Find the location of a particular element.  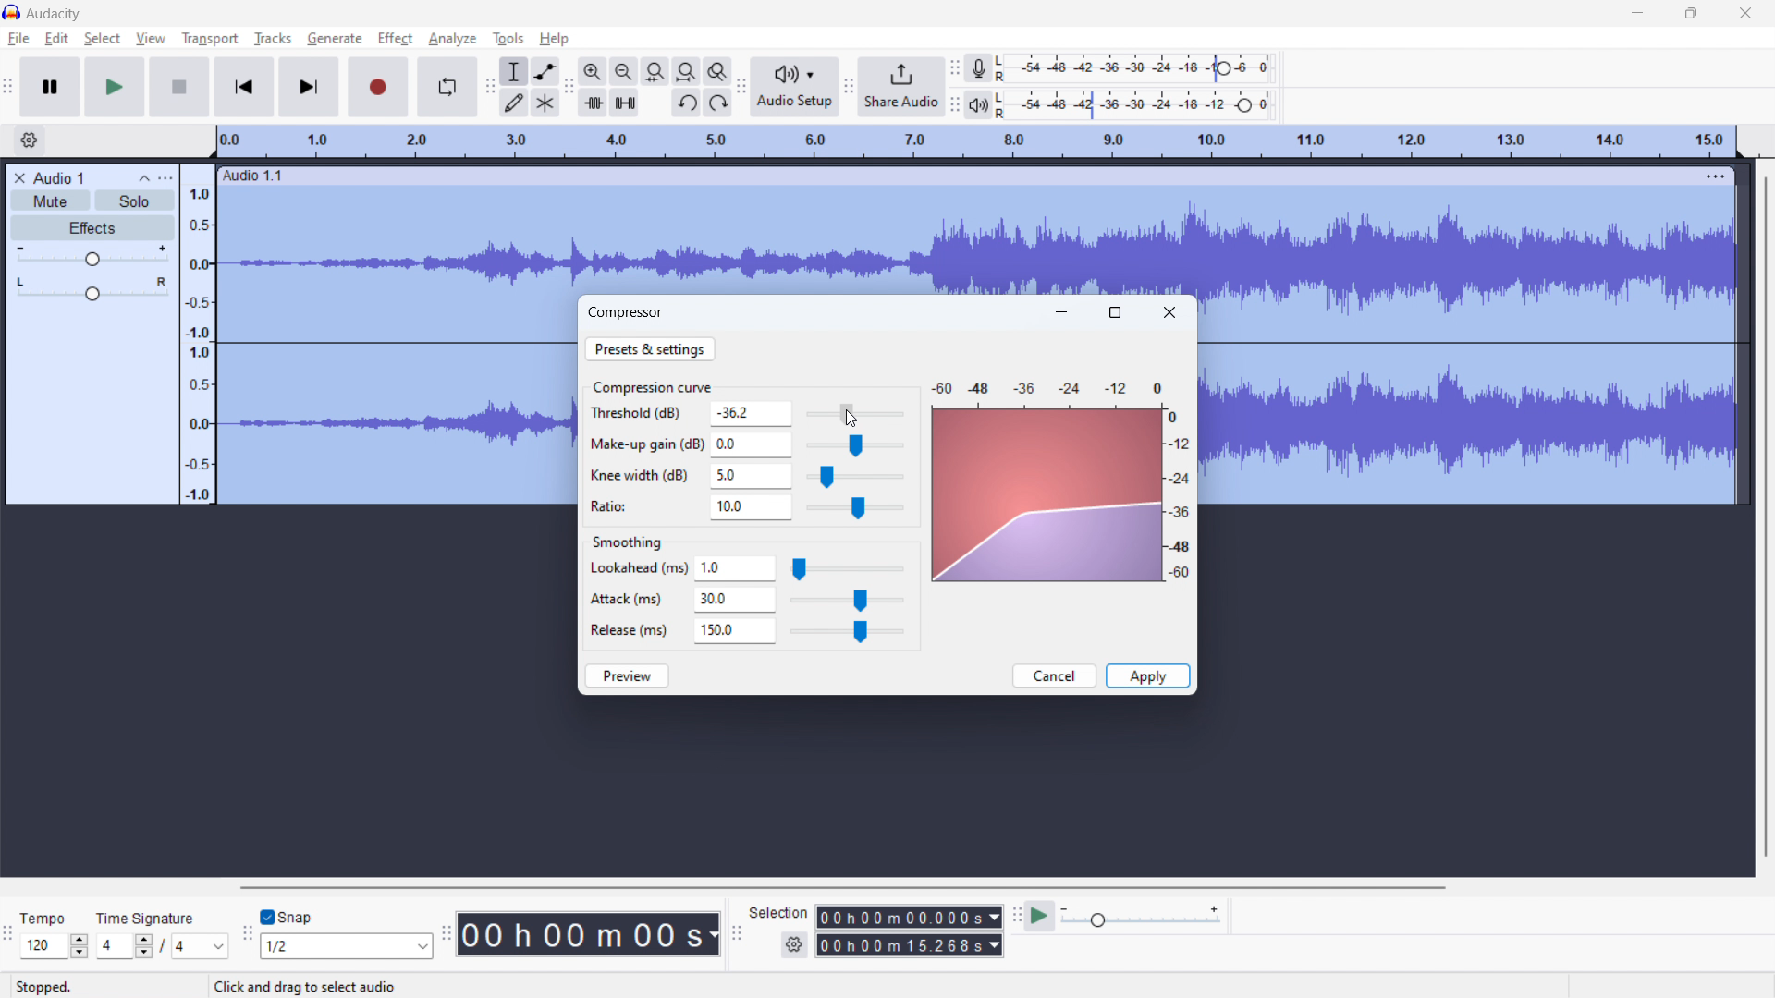

00h00m15.268s (end time) is located at coordinates (910, 945).